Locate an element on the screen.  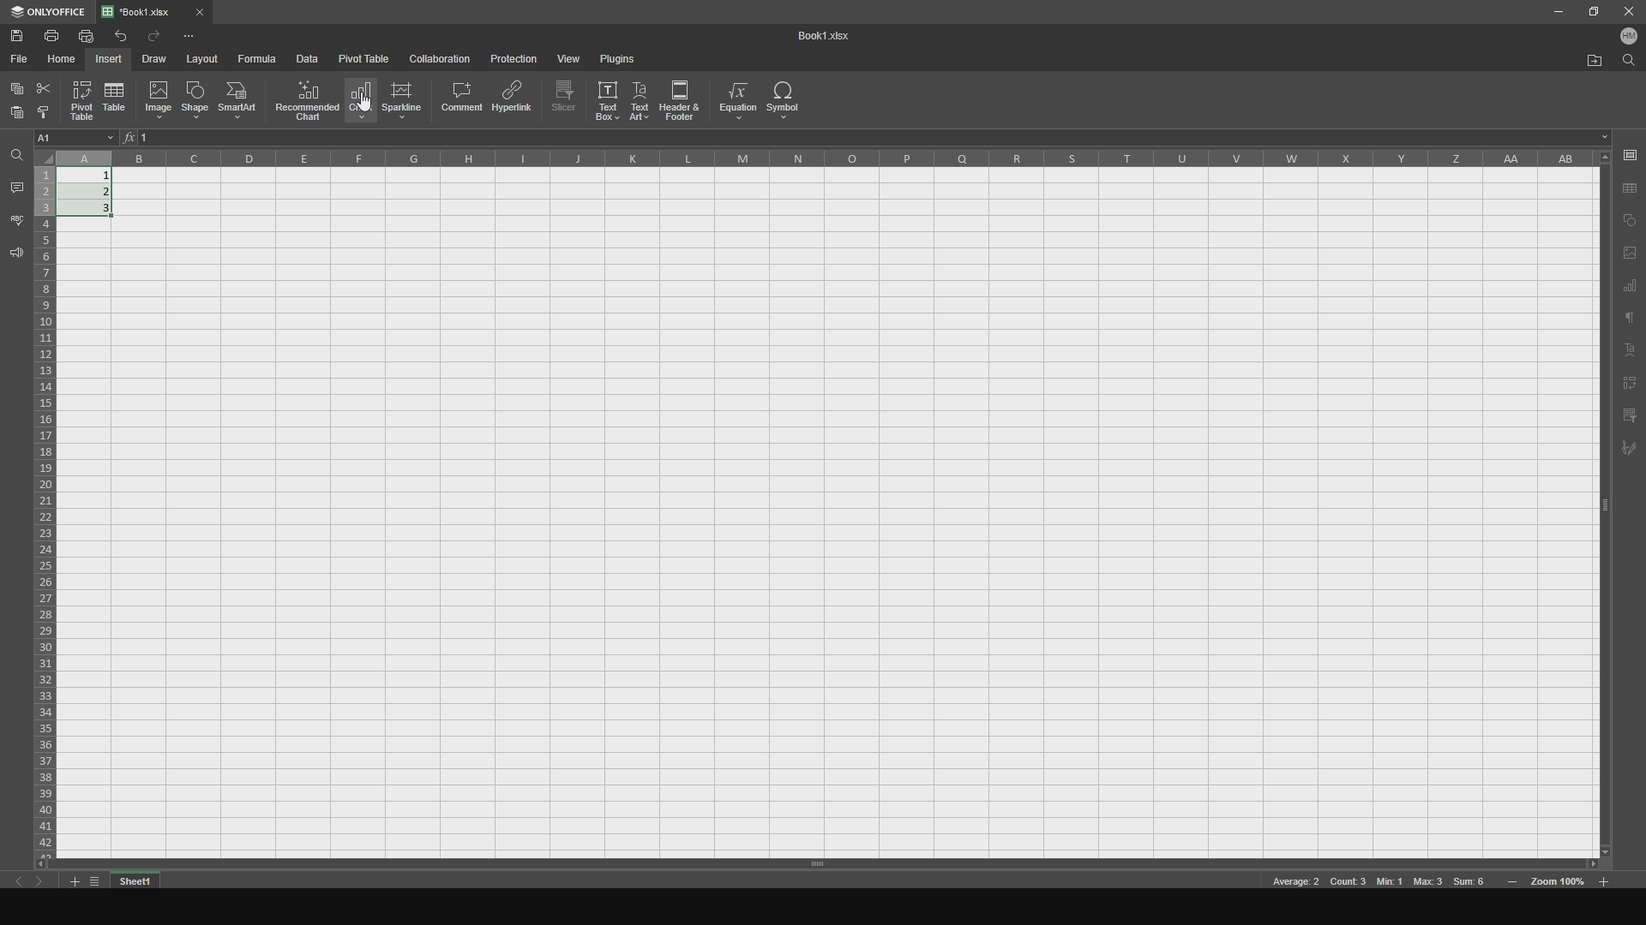
previous sheet is located at coordinates (27, 885).